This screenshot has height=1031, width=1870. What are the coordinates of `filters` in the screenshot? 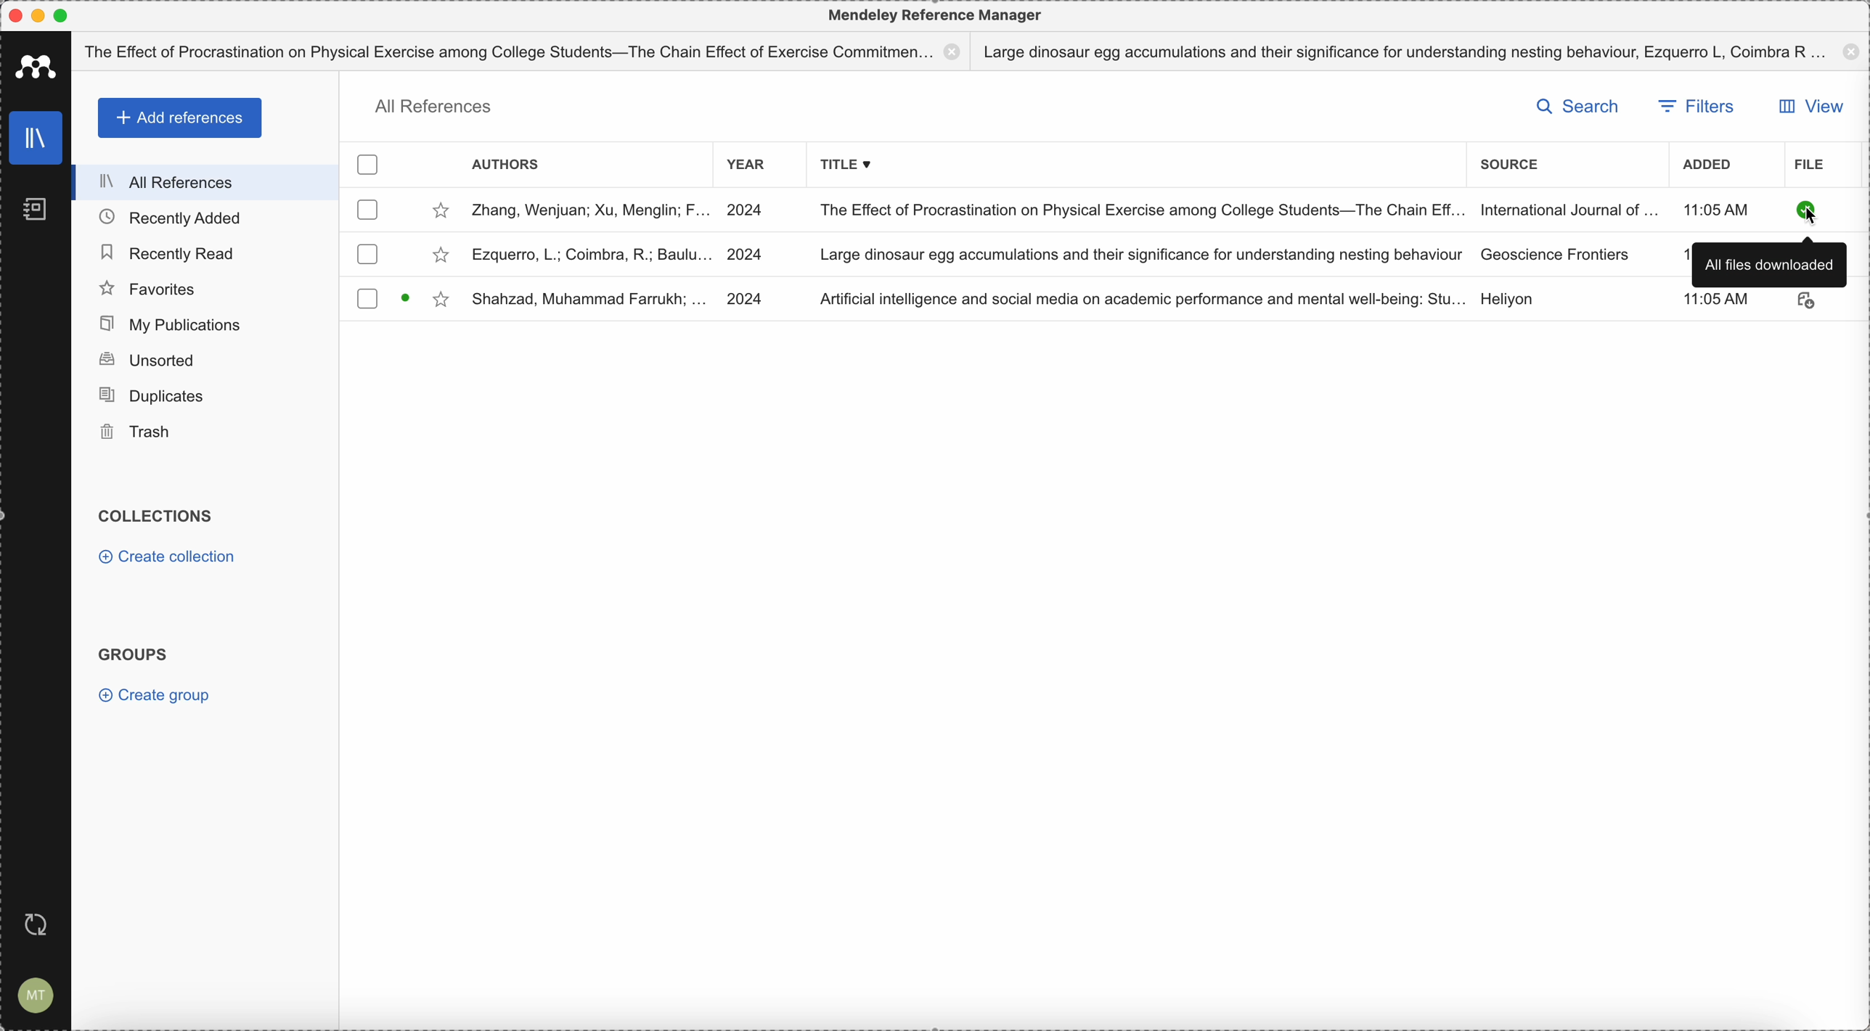 It's located at (1697, 108).